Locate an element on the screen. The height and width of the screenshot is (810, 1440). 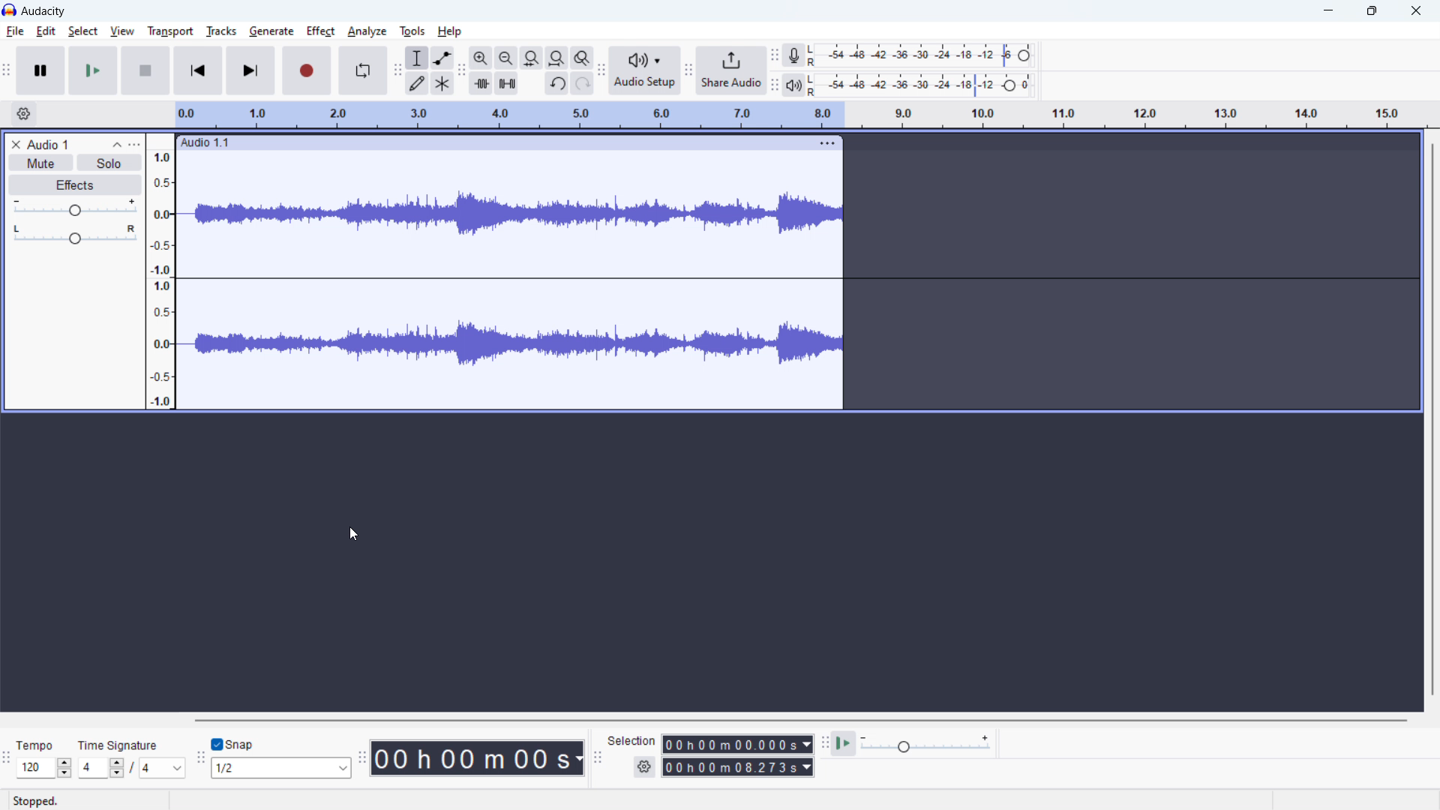
file is located at coordinates (14, 31).